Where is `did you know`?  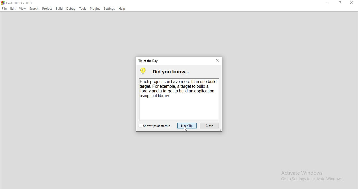
did you know is located at coordinates (177, 71).